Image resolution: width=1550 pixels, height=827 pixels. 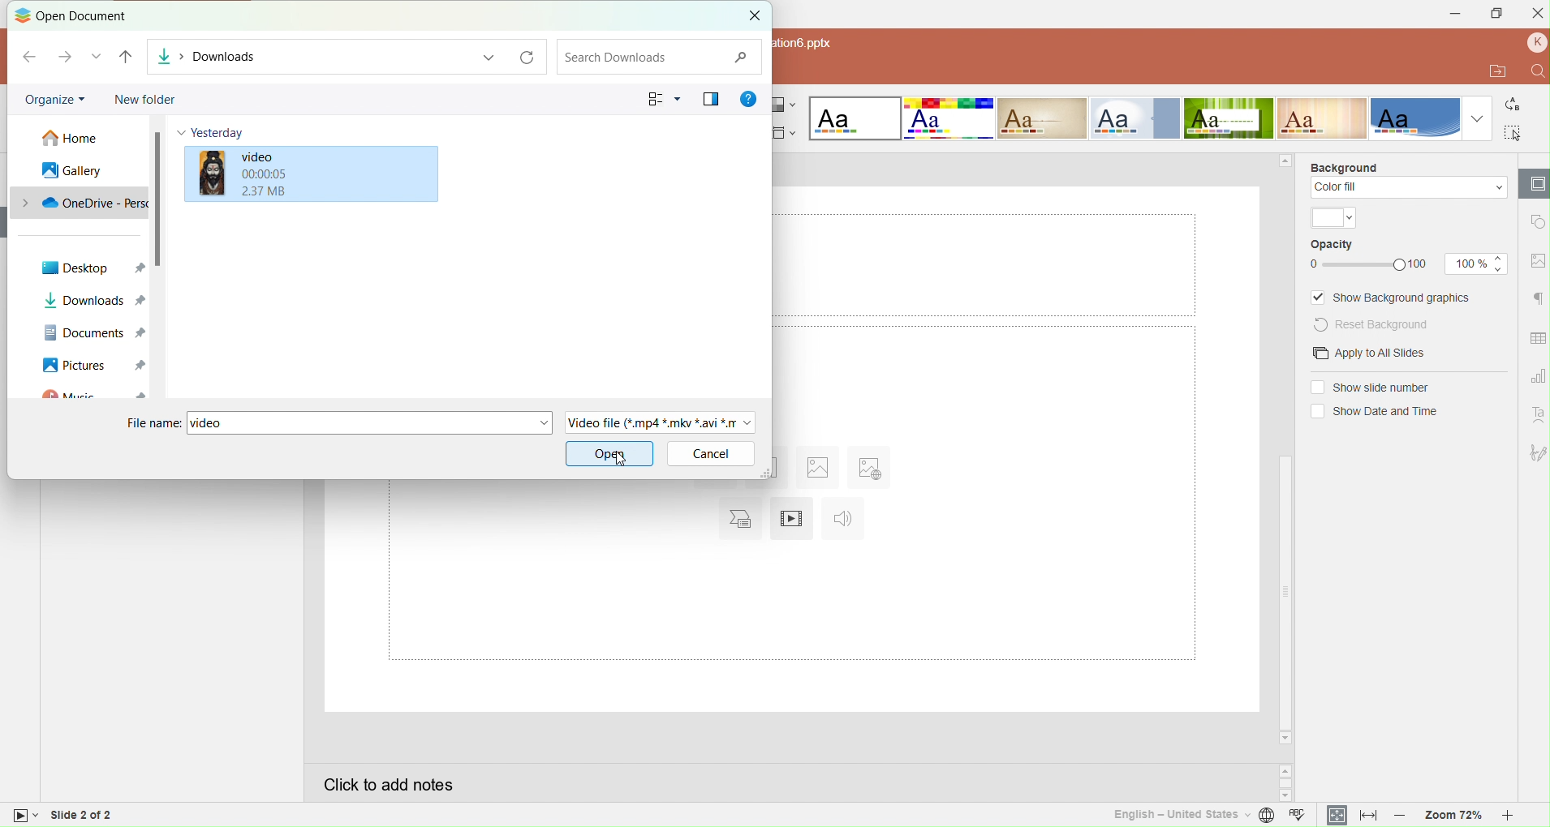 I want to click on Spell checking, so click(x=1300, y=815).